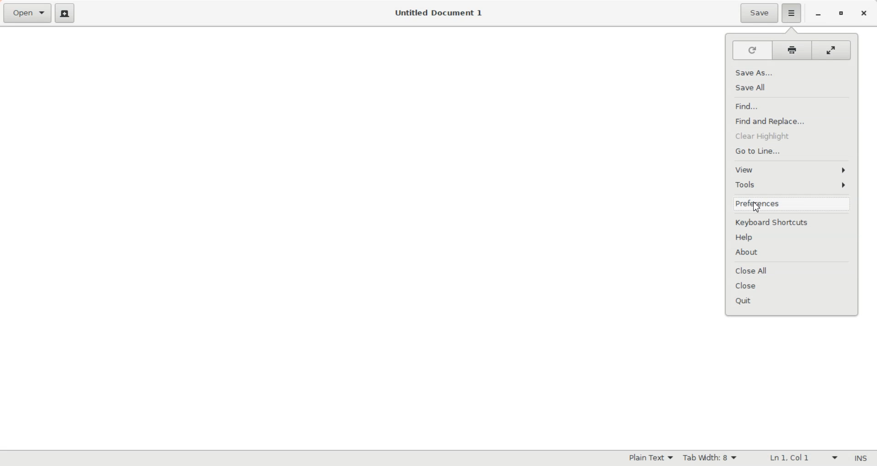  Describe the element at coordinates (792, 185) in the screenshot. I see `Tools` at that location.